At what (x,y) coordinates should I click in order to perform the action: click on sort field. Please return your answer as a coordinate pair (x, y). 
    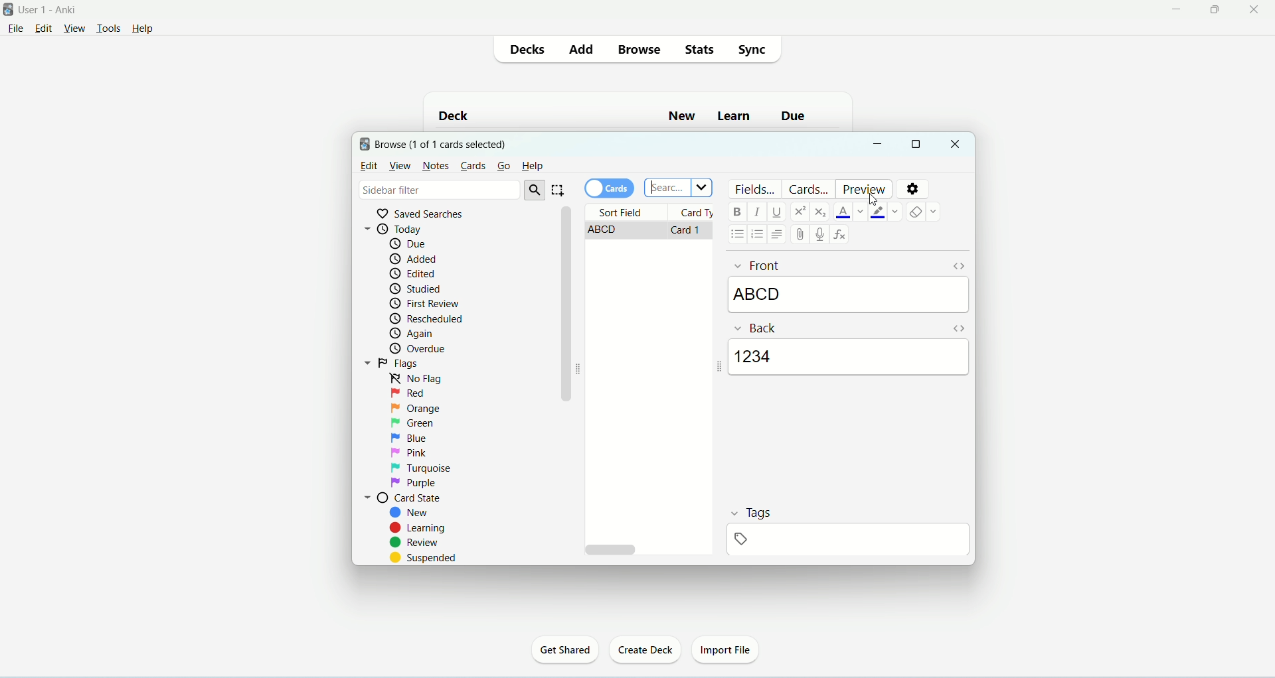
    Looking at the image, I should click on (626, 213).